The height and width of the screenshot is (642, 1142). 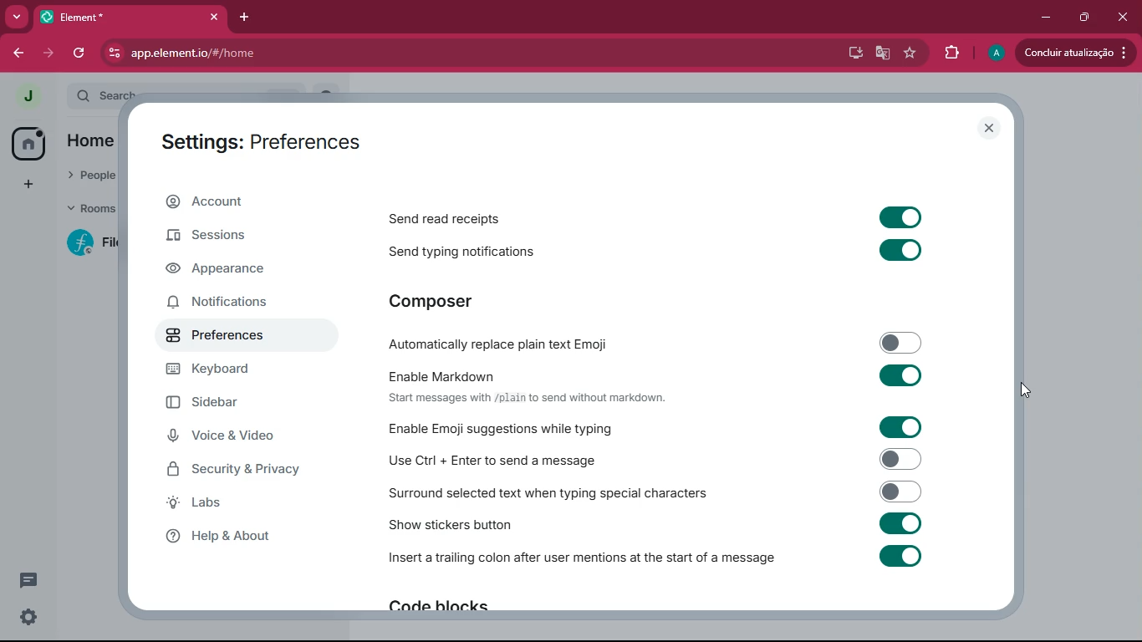 What do you see at coordinates (1044, 16) in the screenshot?
I see `minimize` at bounding box center [1044, 16].